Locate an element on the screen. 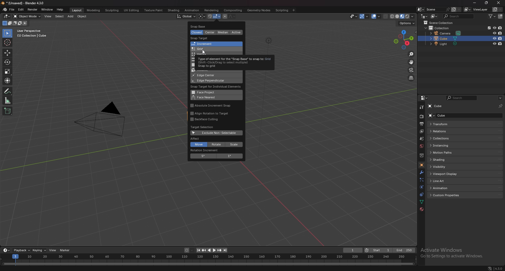  collection is located at coordinates (442, 28).